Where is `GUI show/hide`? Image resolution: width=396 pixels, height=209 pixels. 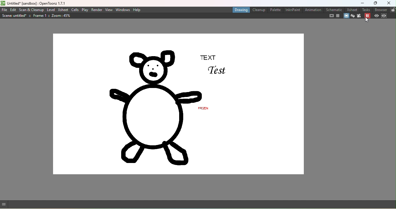
GUI show/hide is located at coordinates (10, 204).